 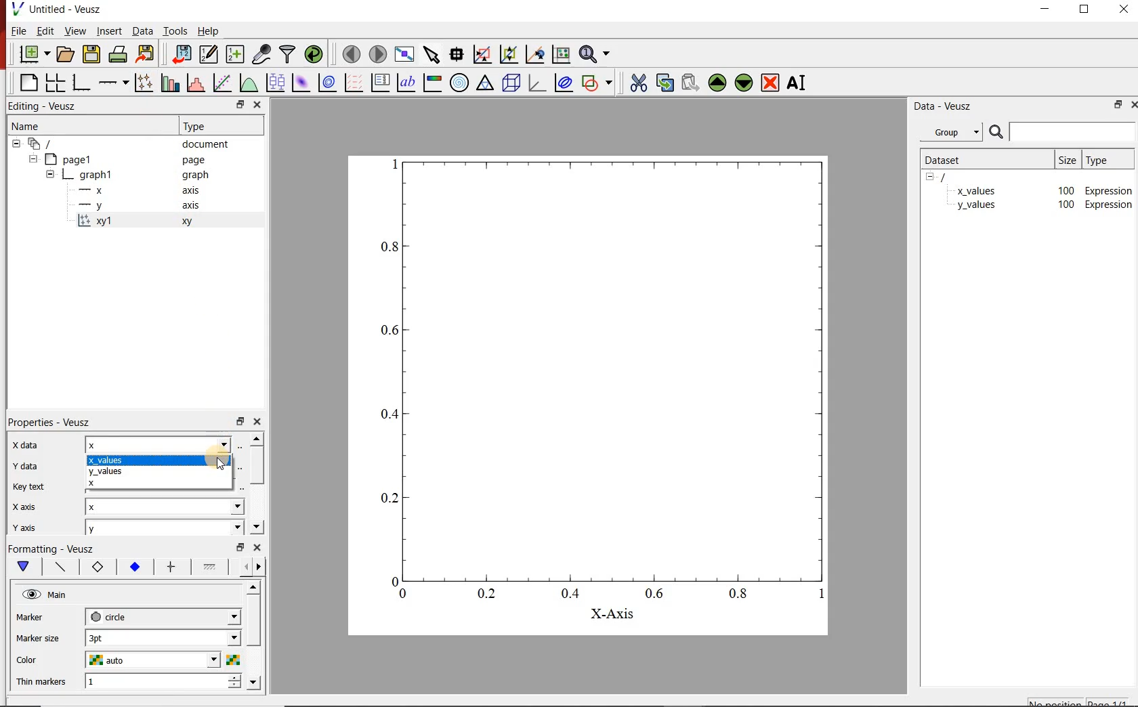 What do you see at coordinates (457, 53) in the screenshot?
I see `read data points on the graph` at bounding box center [457, 53].